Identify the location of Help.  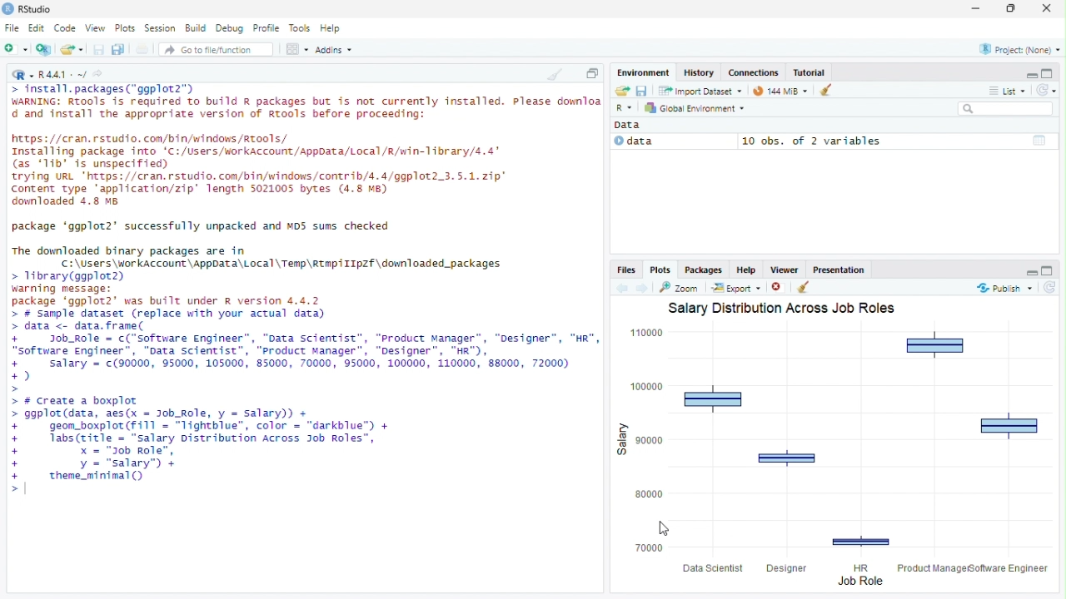
(331, 29).